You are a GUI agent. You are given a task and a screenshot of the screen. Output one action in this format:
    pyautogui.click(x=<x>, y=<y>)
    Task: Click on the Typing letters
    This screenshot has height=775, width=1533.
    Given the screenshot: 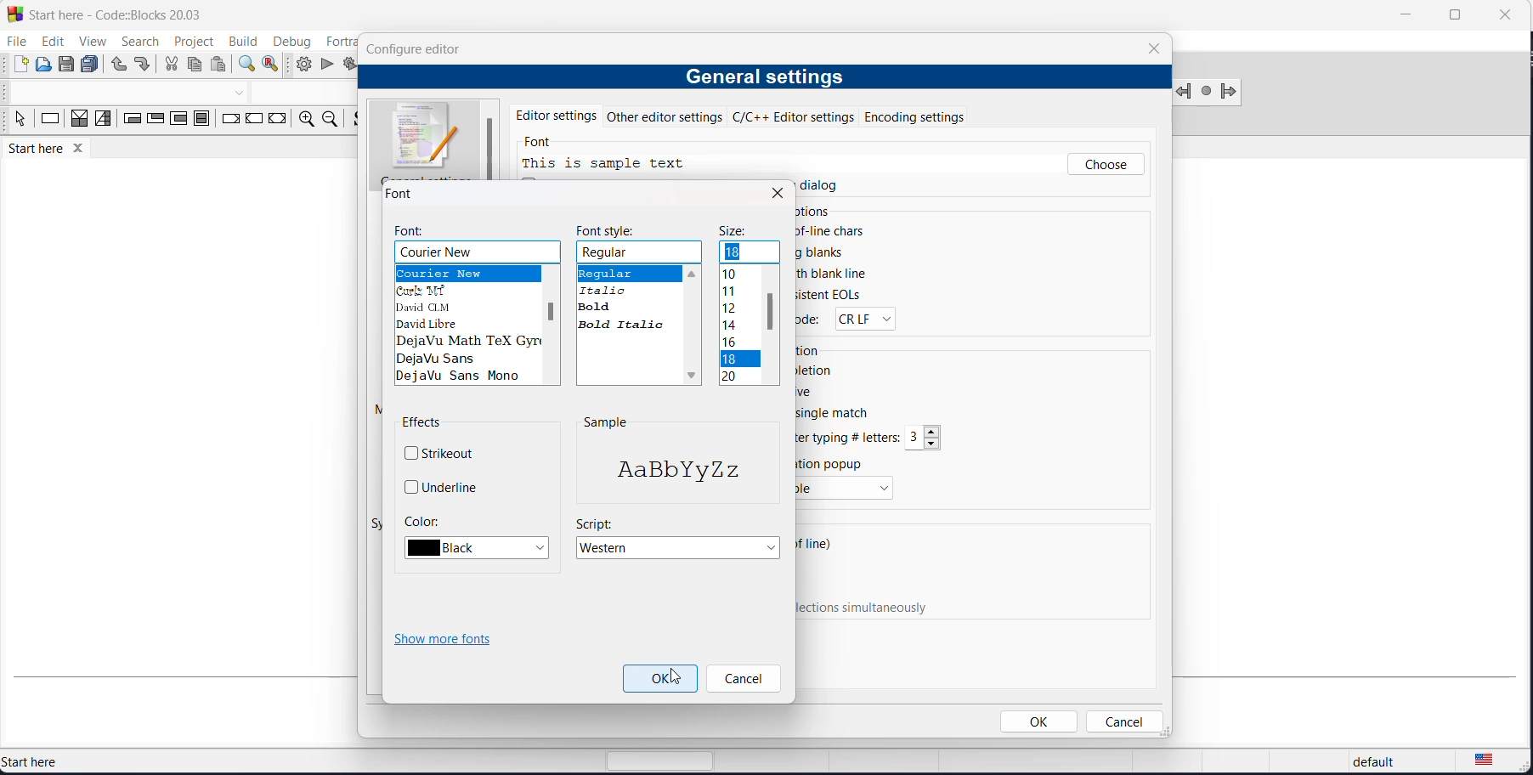 What is the action you would take?
    pyautogui.click(x=851, y=438)
    